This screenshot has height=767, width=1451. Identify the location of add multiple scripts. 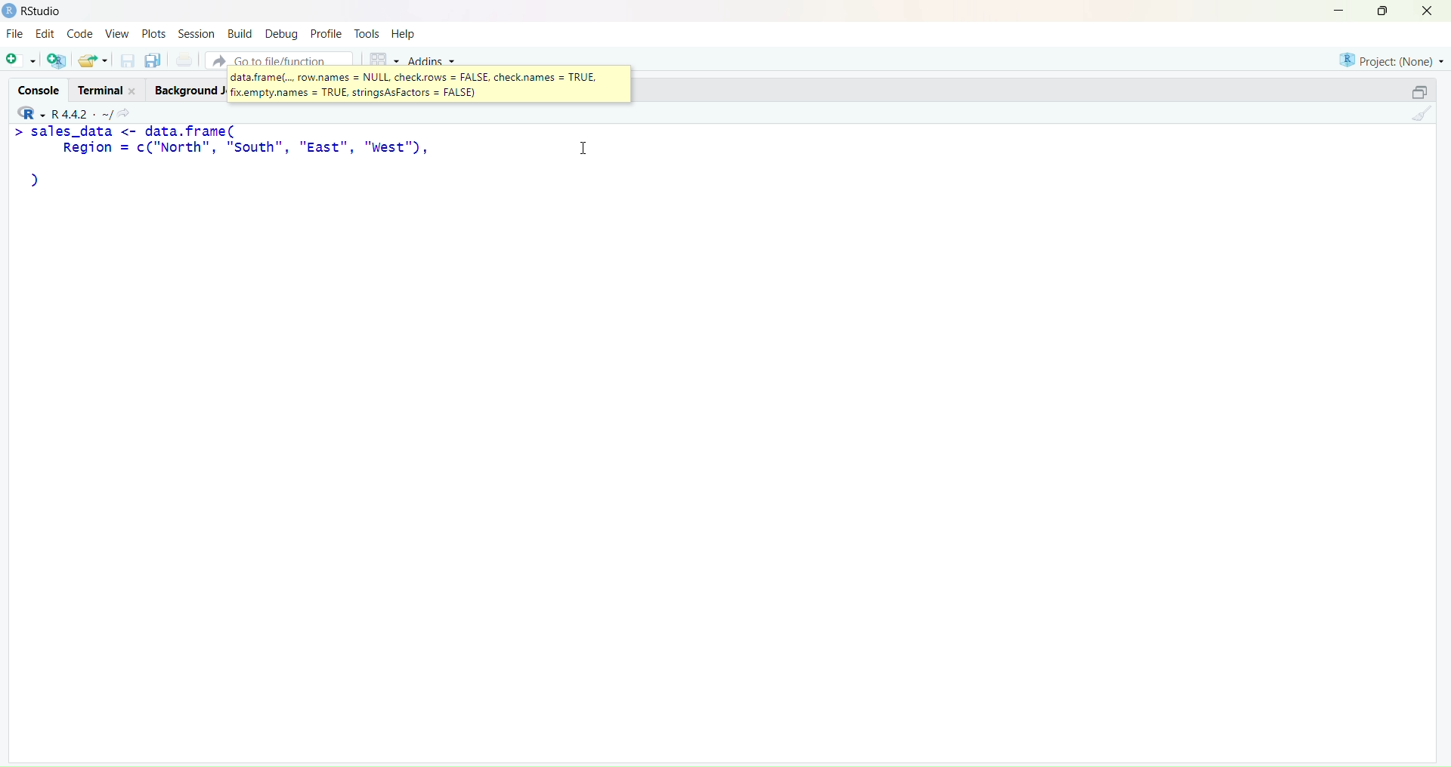
(57, 63).